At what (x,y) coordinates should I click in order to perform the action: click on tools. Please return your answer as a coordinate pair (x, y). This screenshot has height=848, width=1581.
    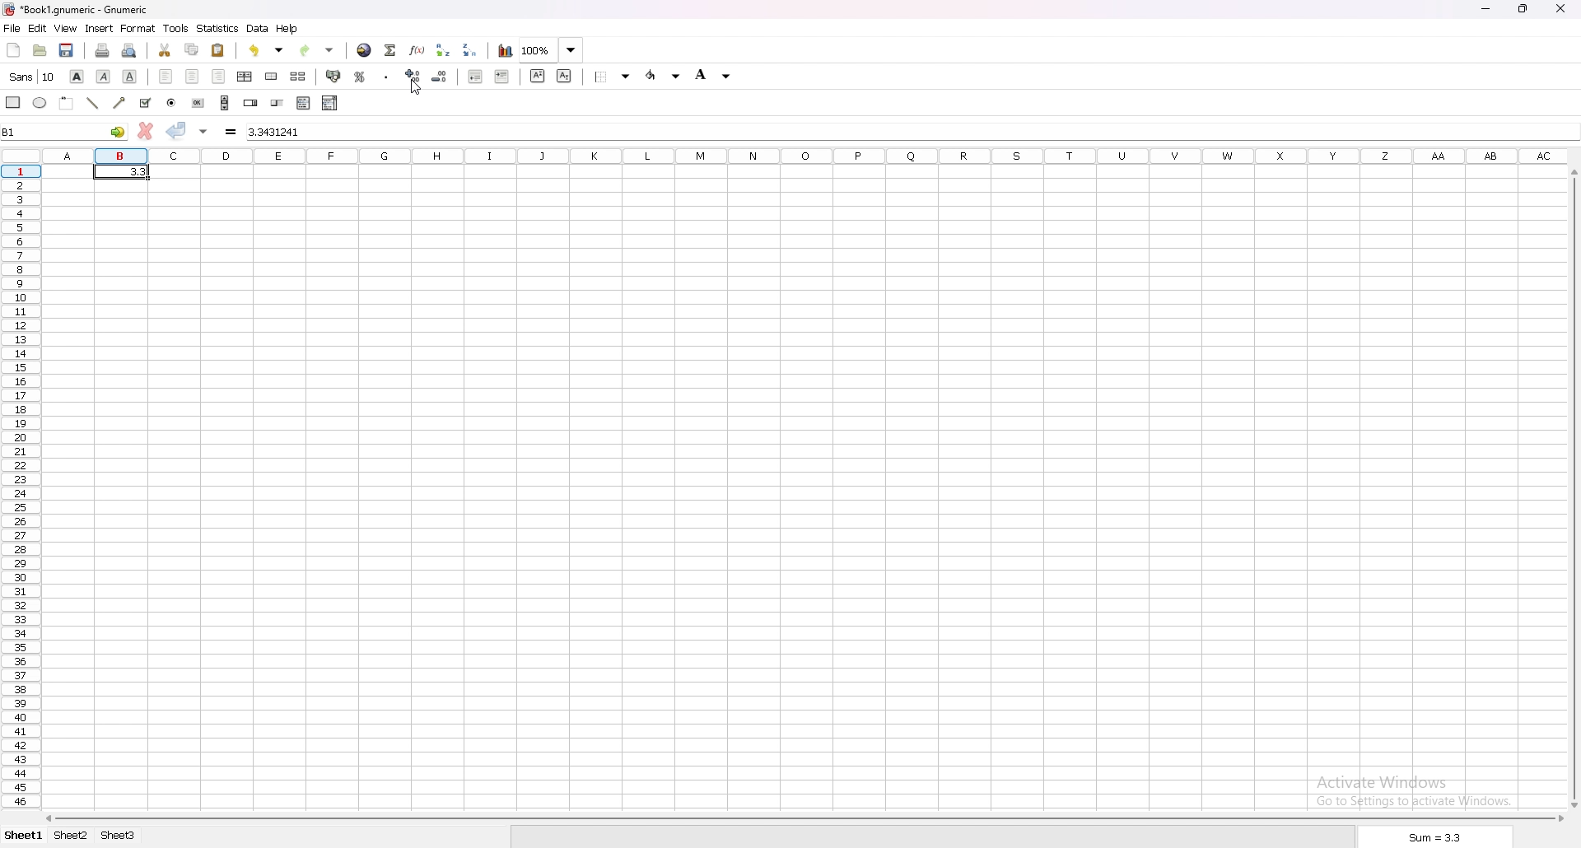
    Looking at the image, I should click on (176, 28).